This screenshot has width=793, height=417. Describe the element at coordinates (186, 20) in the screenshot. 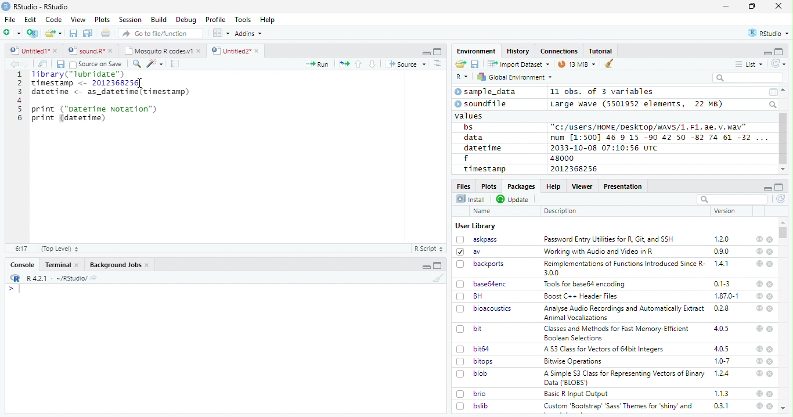

I see `Debug` at that location.